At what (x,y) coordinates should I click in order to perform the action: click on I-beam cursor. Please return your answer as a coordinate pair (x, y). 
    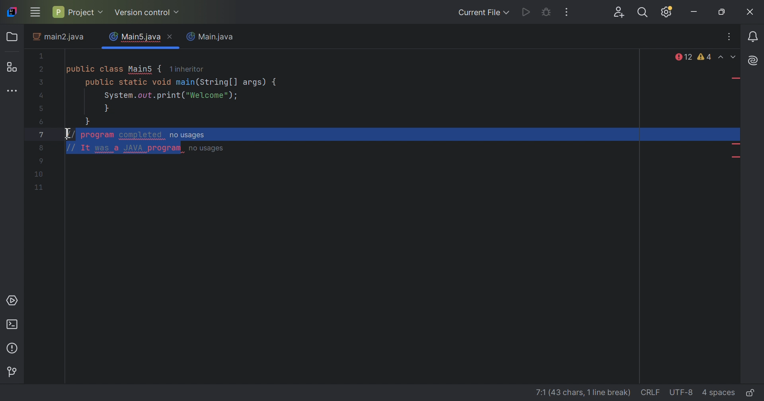
    Looking at the image, I should click on (65, 134).